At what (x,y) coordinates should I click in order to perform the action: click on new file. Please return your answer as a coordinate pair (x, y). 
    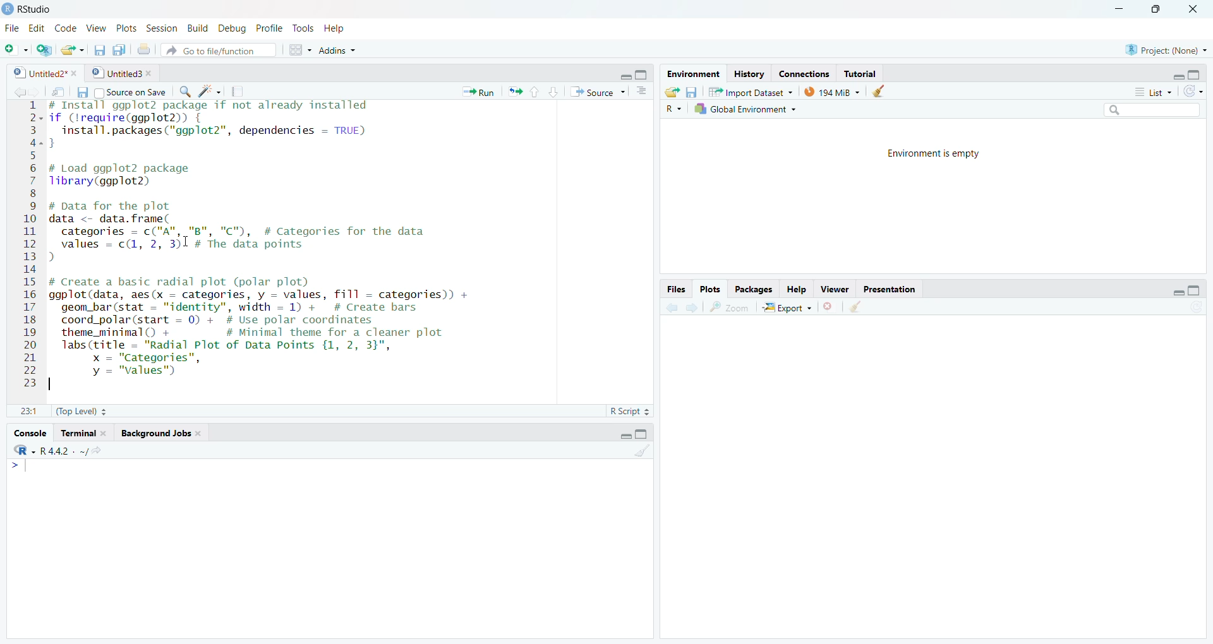
    Looking at the image, I should click on (16, 49).